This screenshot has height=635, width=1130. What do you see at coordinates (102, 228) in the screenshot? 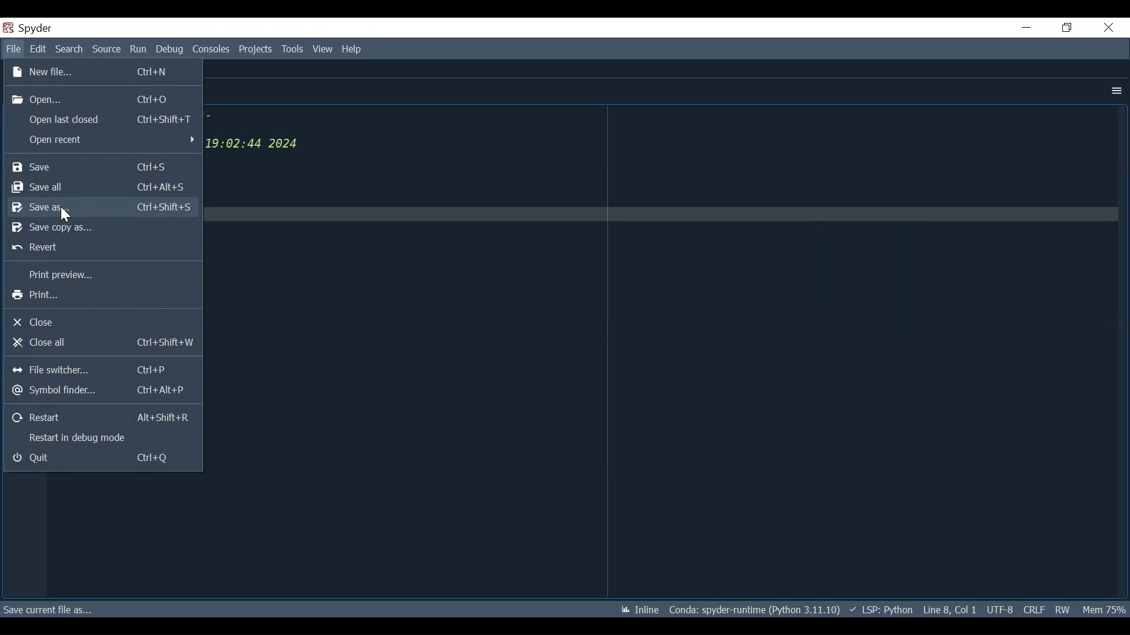
I see `Save Copy as` at bounding box center [102, 228].